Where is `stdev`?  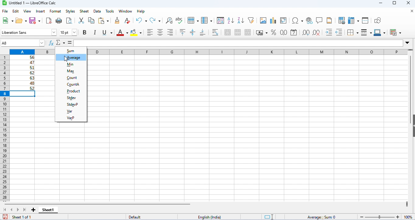
stdev is located at coordinates (71, 98).